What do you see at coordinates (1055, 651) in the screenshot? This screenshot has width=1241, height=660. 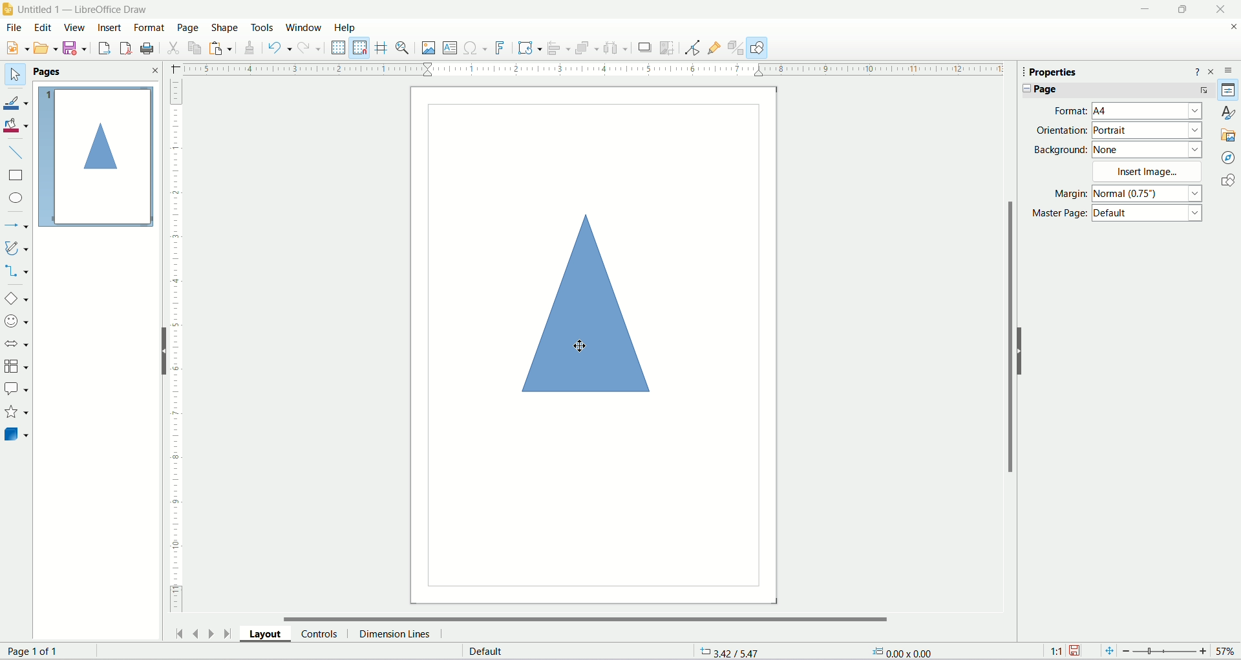 I see `Scale Factor` at bounding box center [1055, 651].